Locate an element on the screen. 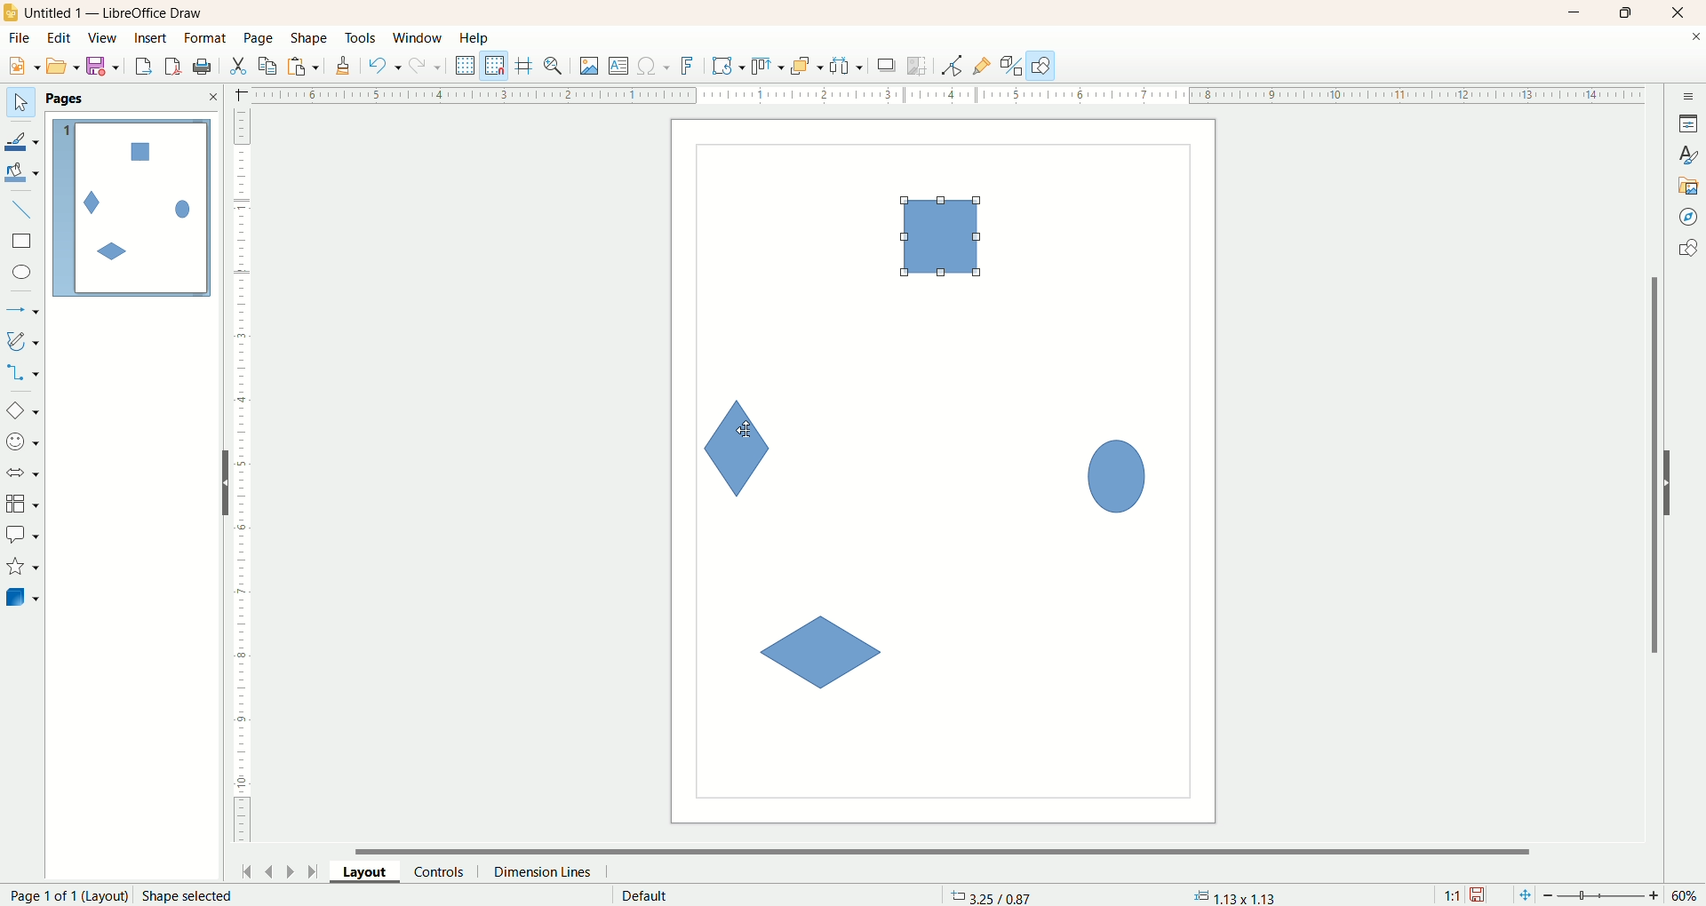  paste is located at coordinates (307, 64).